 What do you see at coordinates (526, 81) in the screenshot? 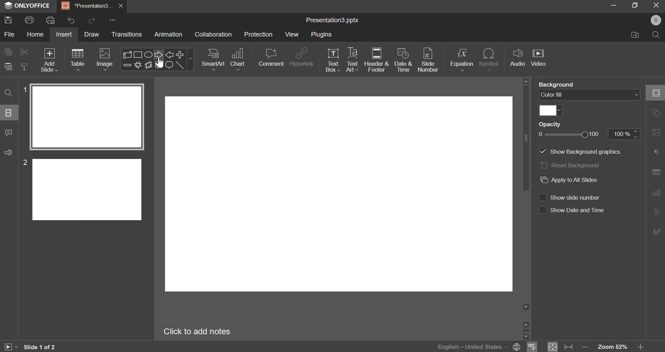
I see `Scroll up` at bounding box center [526, 81].